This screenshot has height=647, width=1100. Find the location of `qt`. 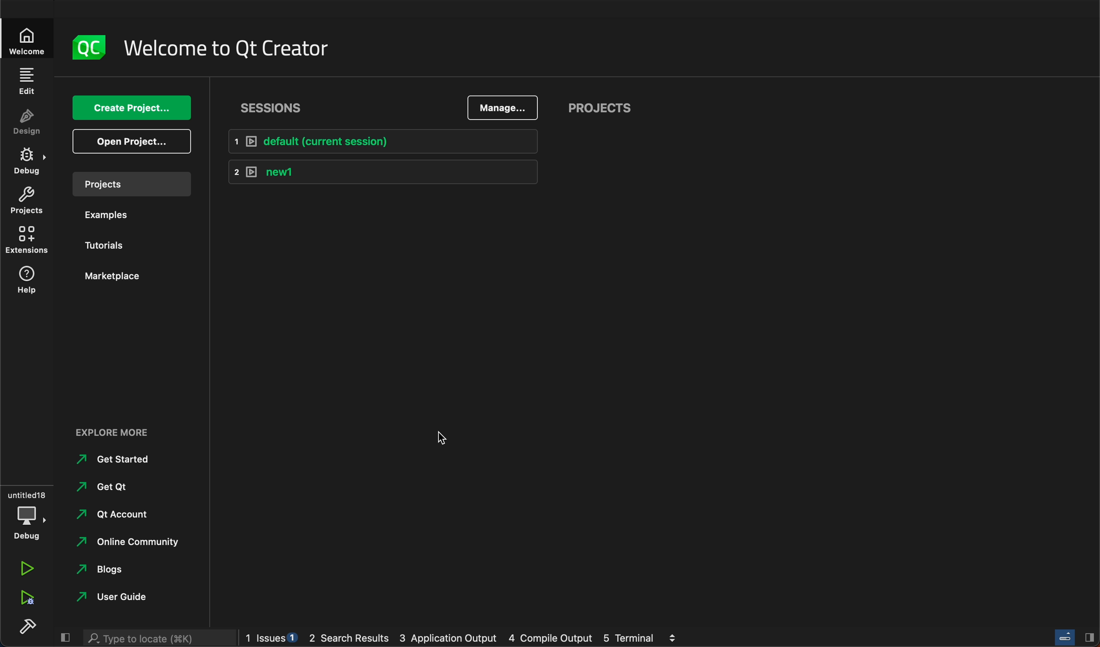

qt is located at coordinates (121, 488).